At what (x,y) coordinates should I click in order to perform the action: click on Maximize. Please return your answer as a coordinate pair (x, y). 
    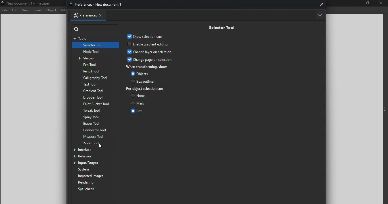
    Looking at the image, I should click on (367, 4).